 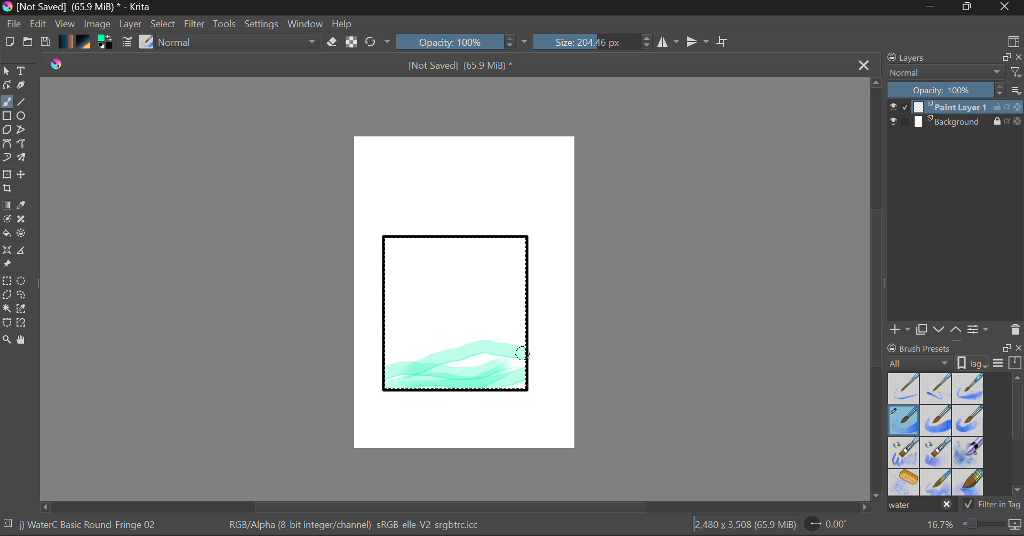 What do you see at coordinates (522, 353) in the screenshot?
I see `MOUSE_DOWN Stroke 5` at bounding box center [522, 353].